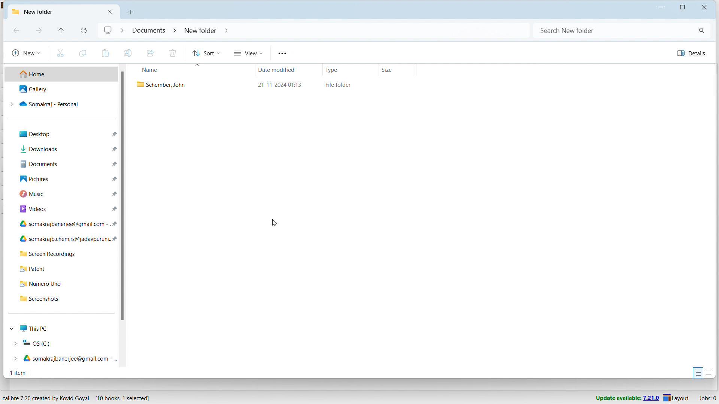 This screenshot has height=404, width=719. I want to click on details pane, so click(691, 53).